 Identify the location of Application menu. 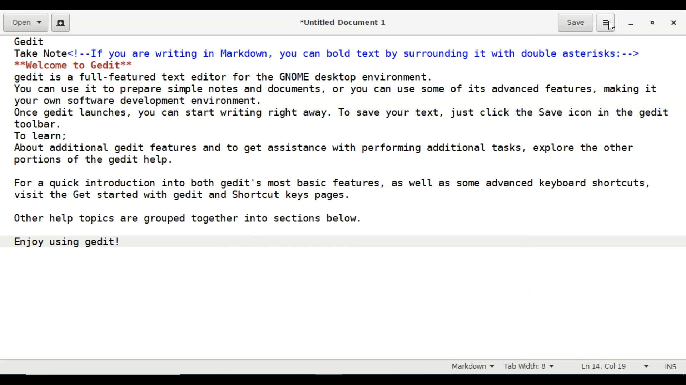
(605, 23).